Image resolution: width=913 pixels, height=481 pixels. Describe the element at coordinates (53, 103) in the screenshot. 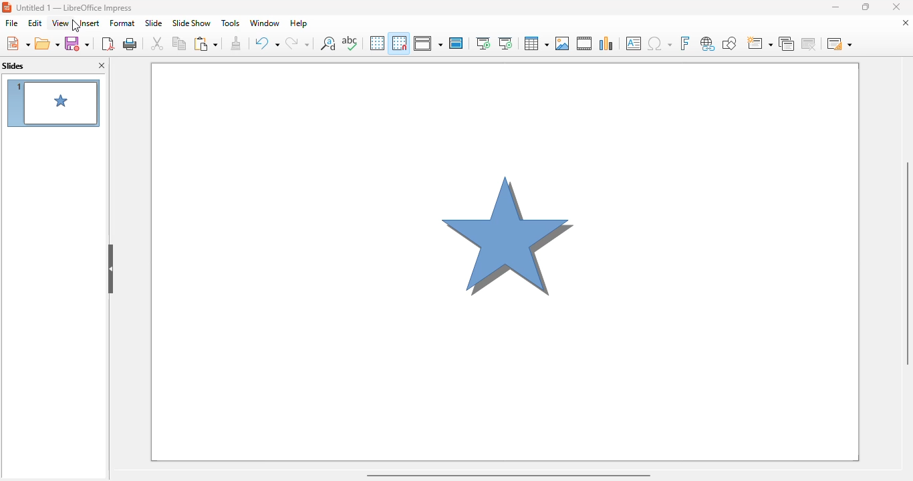

I see `slide 1` at that location.